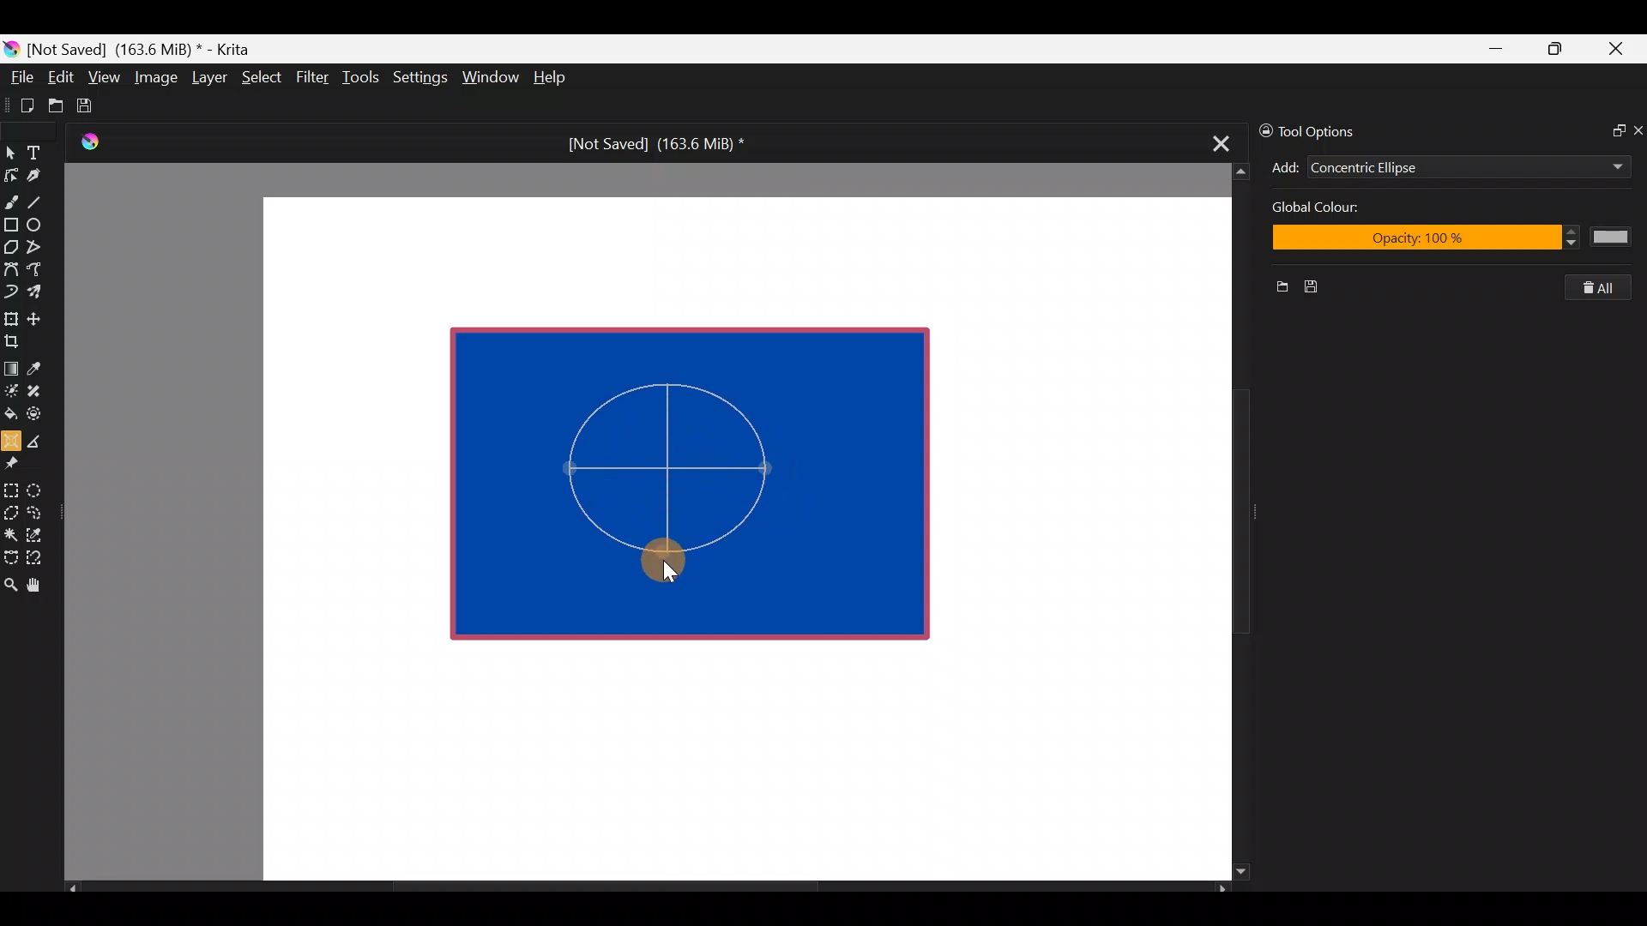 The image size is (1647, 926). What do you see at coordinates (1282, 165) in the screenshot?
I see `Add concentric ellipse` at bounding box center [1282, 165].